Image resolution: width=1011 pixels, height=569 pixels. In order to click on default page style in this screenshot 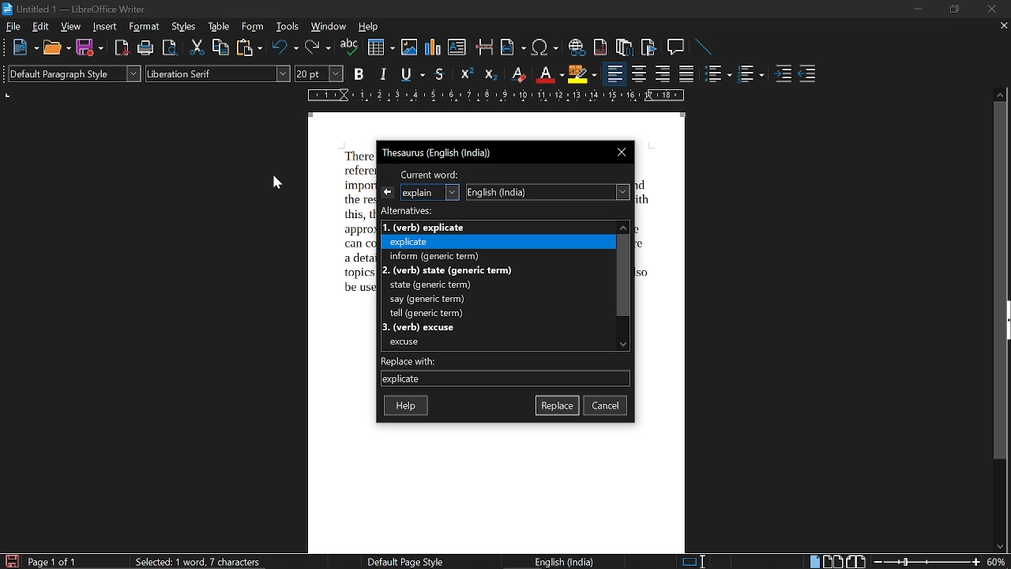, I will do `click(404, 562)`.